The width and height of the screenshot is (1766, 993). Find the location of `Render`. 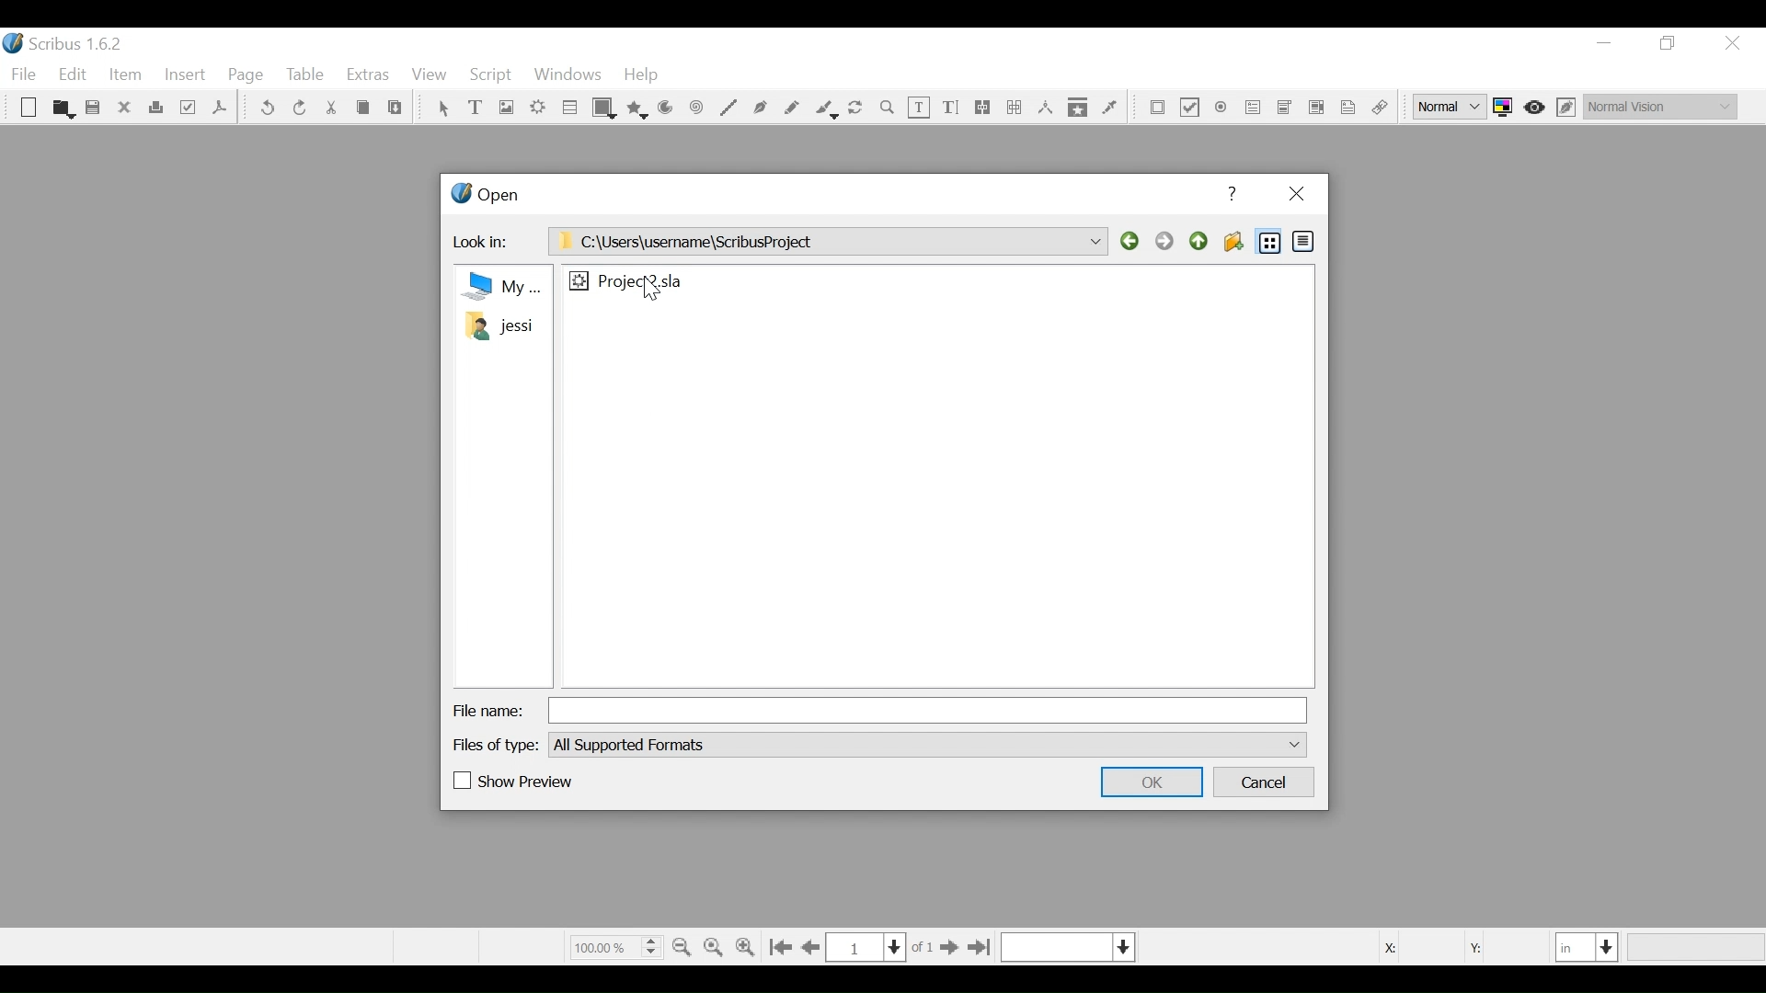

Render is located at coordinates (538, 109).